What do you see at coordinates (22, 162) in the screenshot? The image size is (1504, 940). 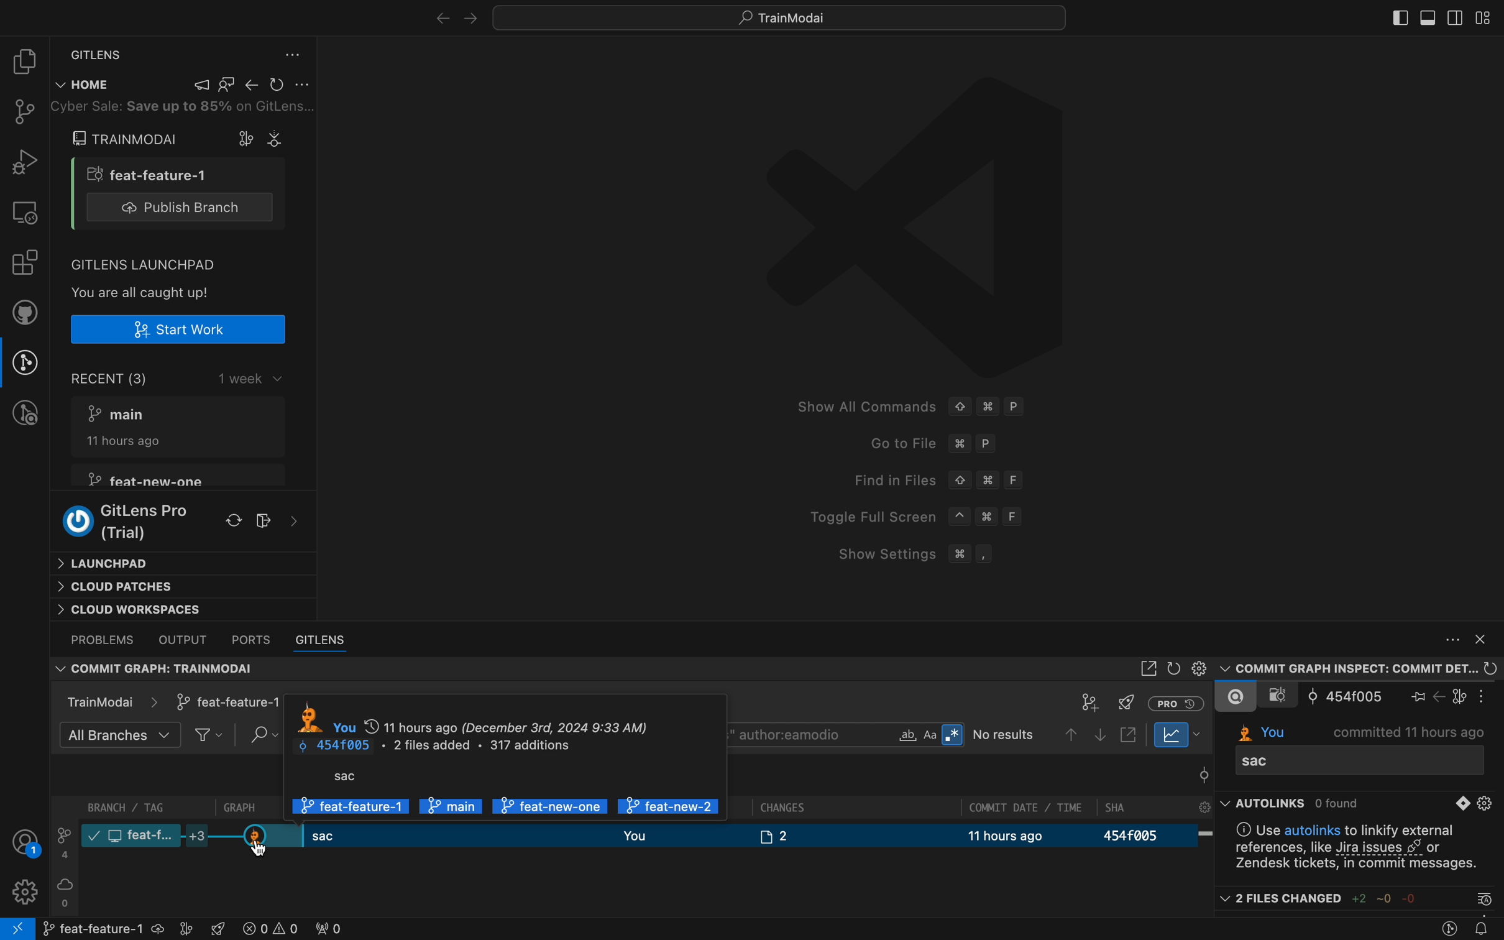 I see `debugger` at bounding box center [22, 162].